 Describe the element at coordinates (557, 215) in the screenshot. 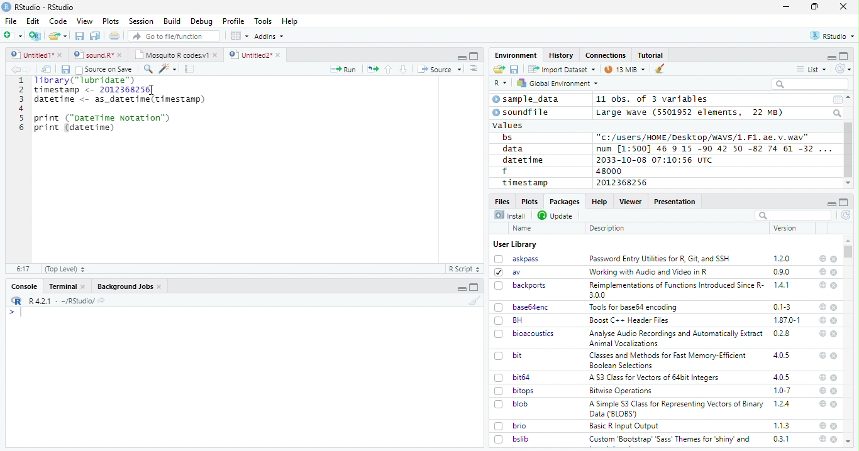

I see `Update` at that location.